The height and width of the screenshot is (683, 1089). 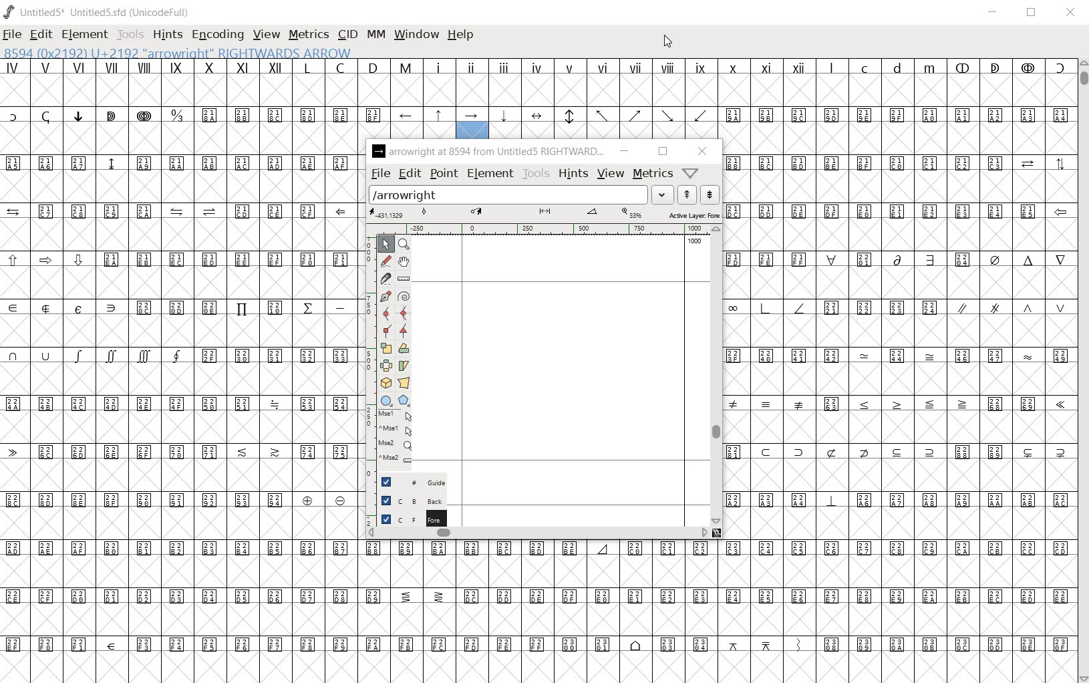 What do you see at coordinates (406, 245) in the screenshot?
I see `magnify` at bounding box center [406, 245].